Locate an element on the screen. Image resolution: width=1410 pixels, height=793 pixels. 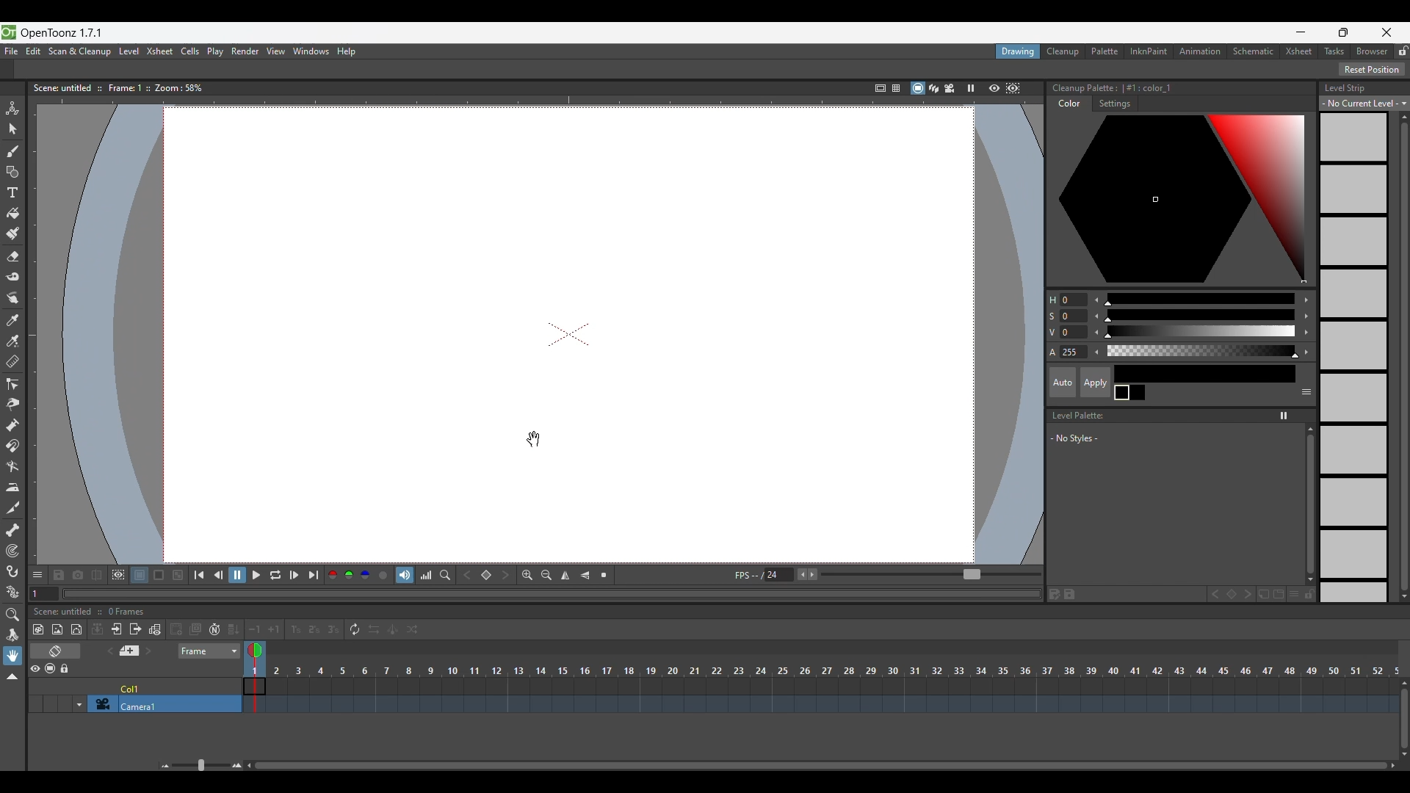
Xsheet is located at coordinates (160, 51).